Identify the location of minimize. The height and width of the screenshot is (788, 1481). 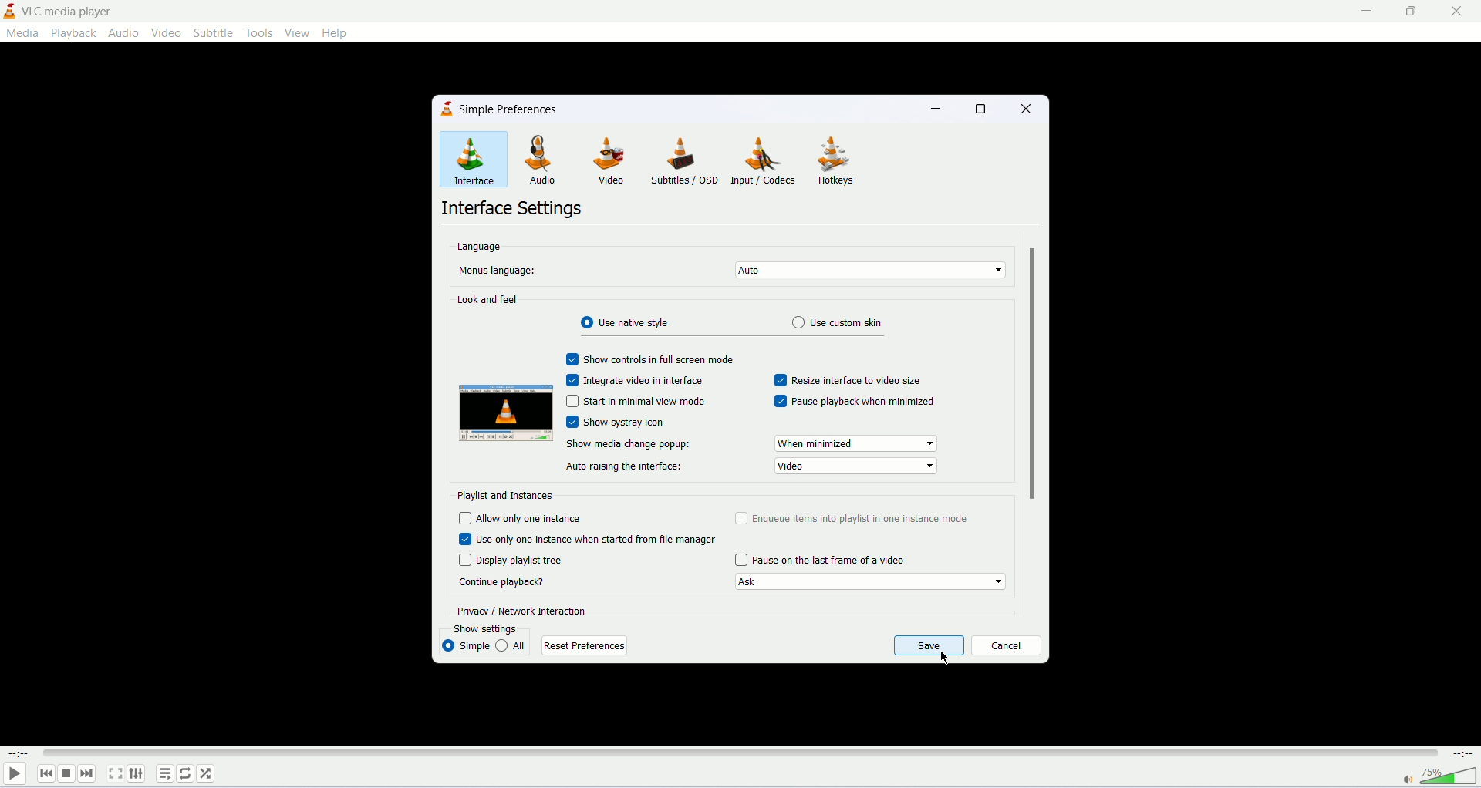
(1362, 14).